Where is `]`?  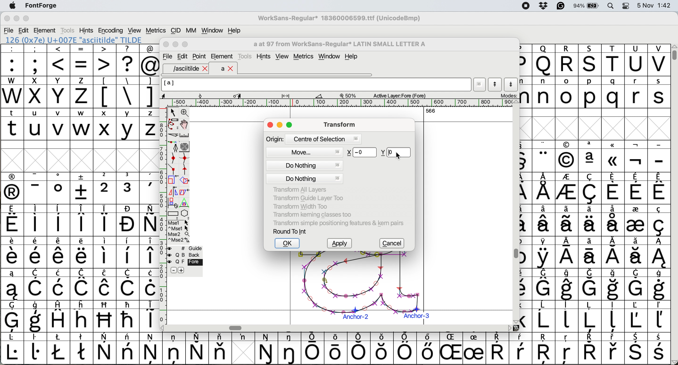 ] is located at coordinates (149, 91).